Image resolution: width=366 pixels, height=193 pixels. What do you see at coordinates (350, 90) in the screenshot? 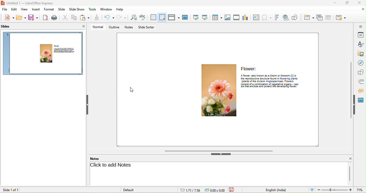
I see `vertical scroll bar` at bounding box center [350, 90].